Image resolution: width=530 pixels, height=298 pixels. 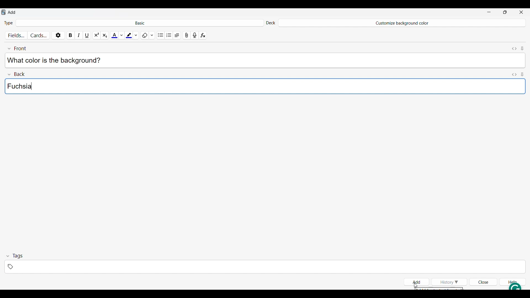 What do you see at coordinates (121, 34) in the screenshot?
I see `Text color options` at bounding box center [121, 34].